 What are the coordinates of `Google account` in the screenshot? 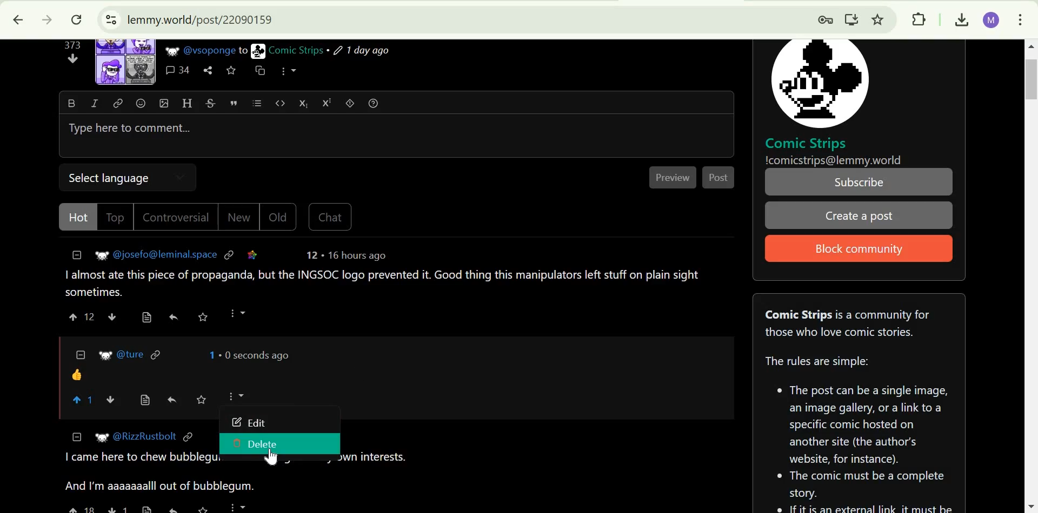 It's located at (990, 19).